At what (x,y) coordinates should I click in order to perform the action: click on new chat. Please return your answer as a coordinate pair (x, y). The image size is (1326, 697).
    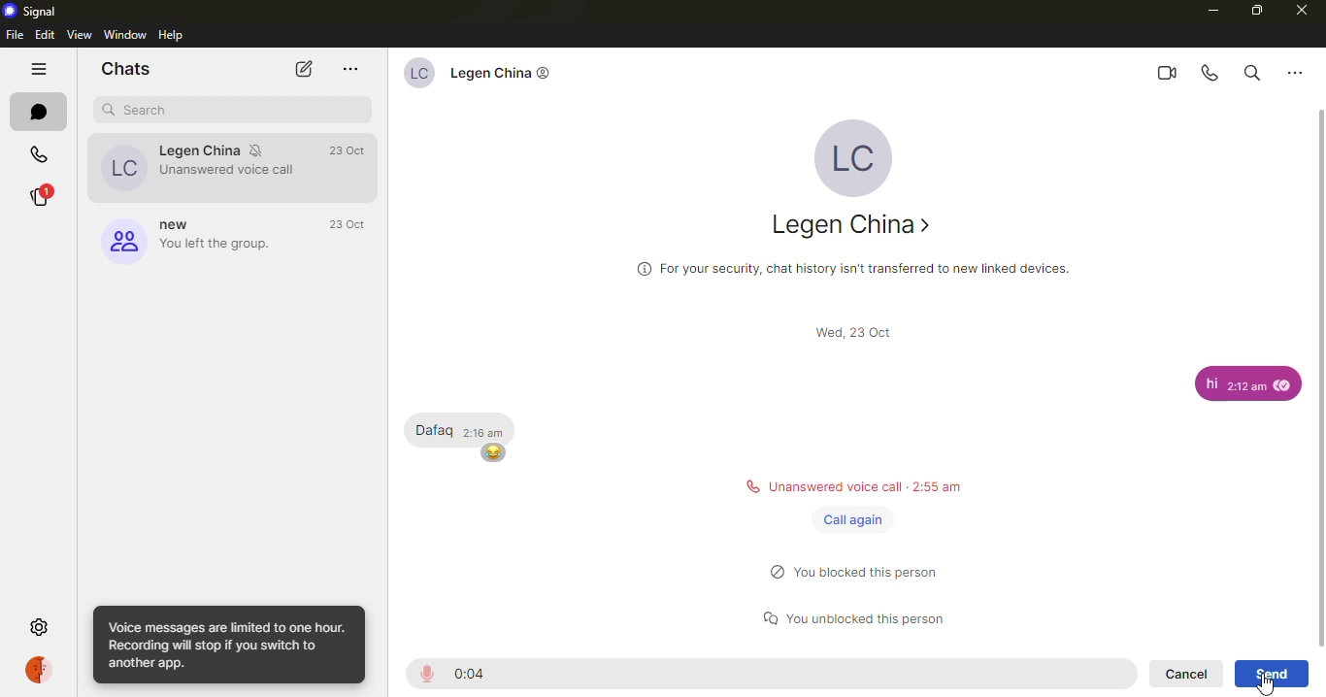
    Looking at the image, I should click on (306, 69).